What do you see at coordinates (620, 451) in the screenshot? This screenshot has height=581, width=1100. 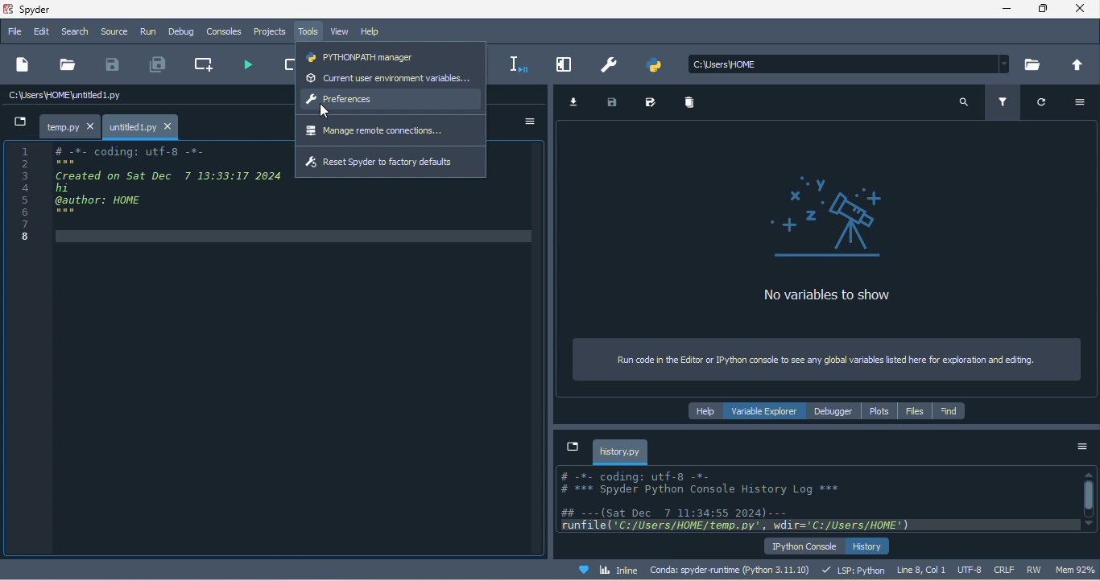 I see `history.py tab` at bounding box center [620, 451].